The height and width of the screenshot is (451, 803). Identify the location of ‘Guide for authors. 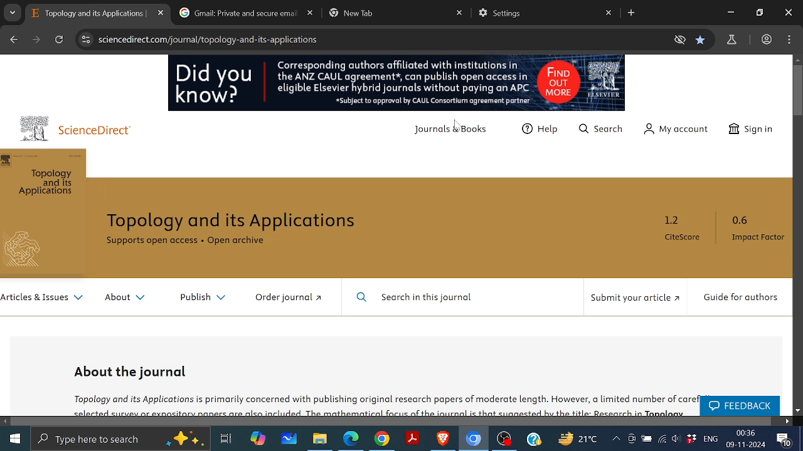
(740, 298).